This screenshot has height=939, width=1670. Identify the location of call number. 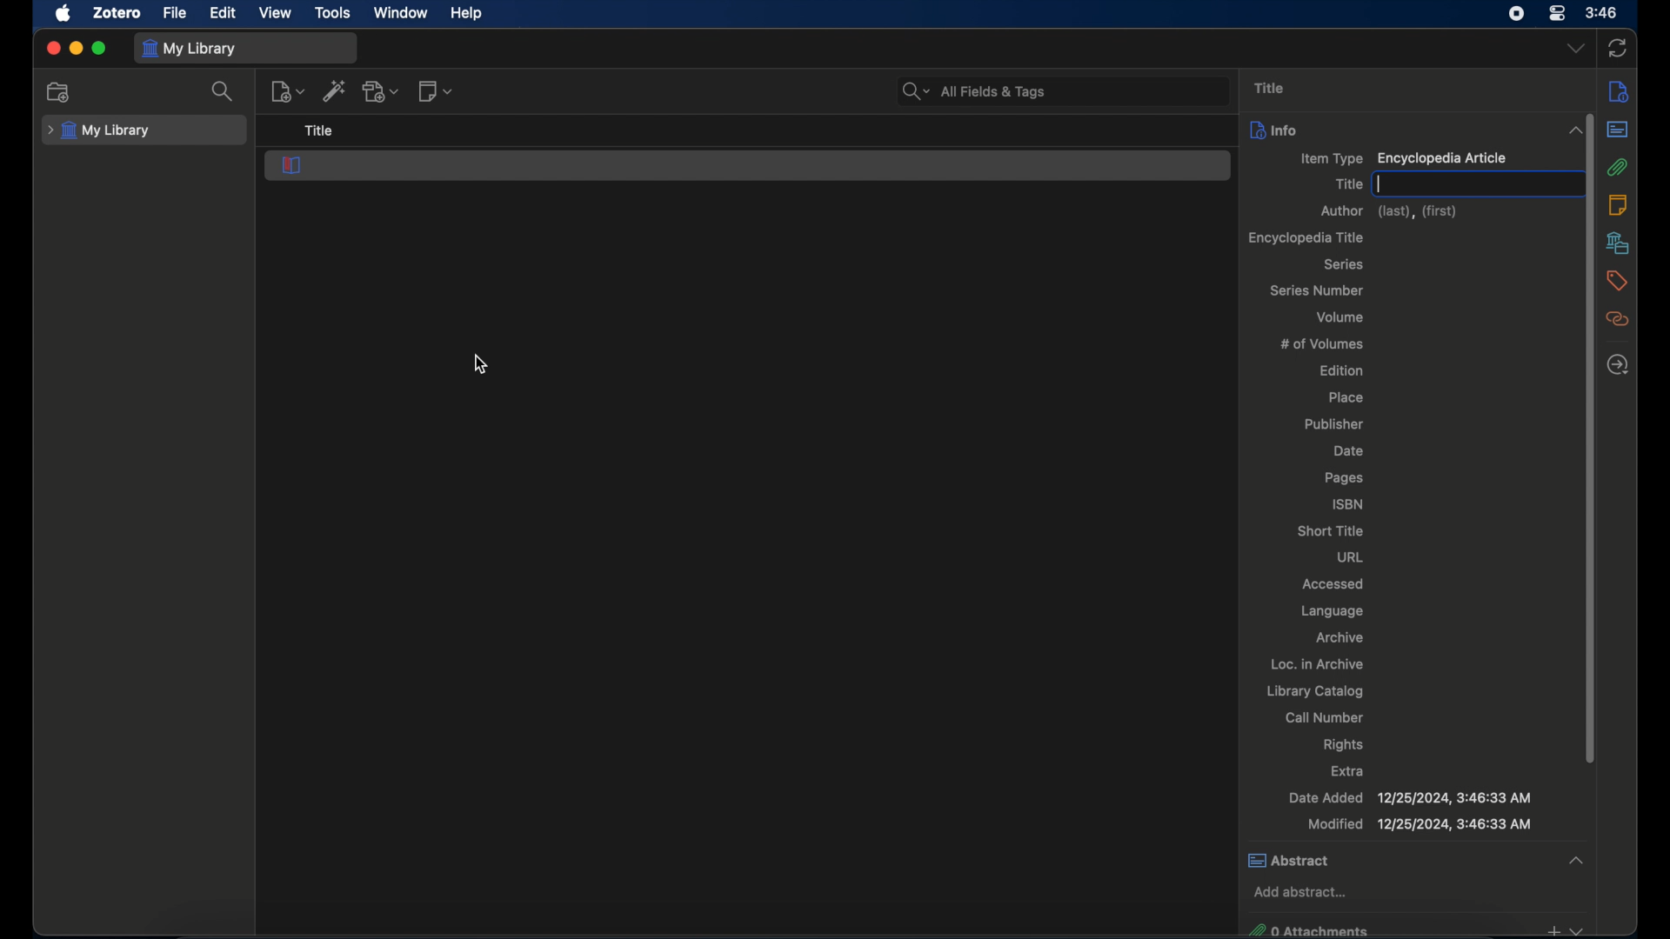
(1326, 717).